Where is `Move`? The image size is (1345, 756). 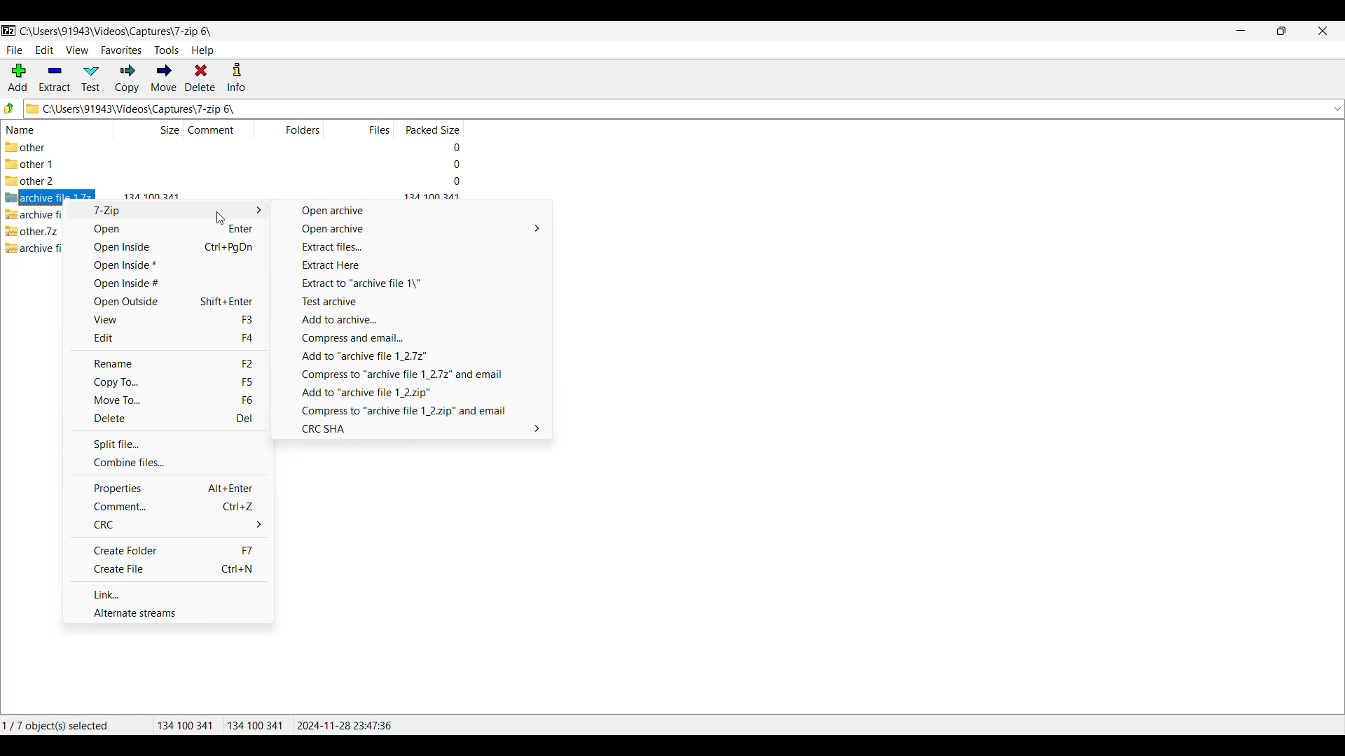
Move is located at coordinates (164, 78).